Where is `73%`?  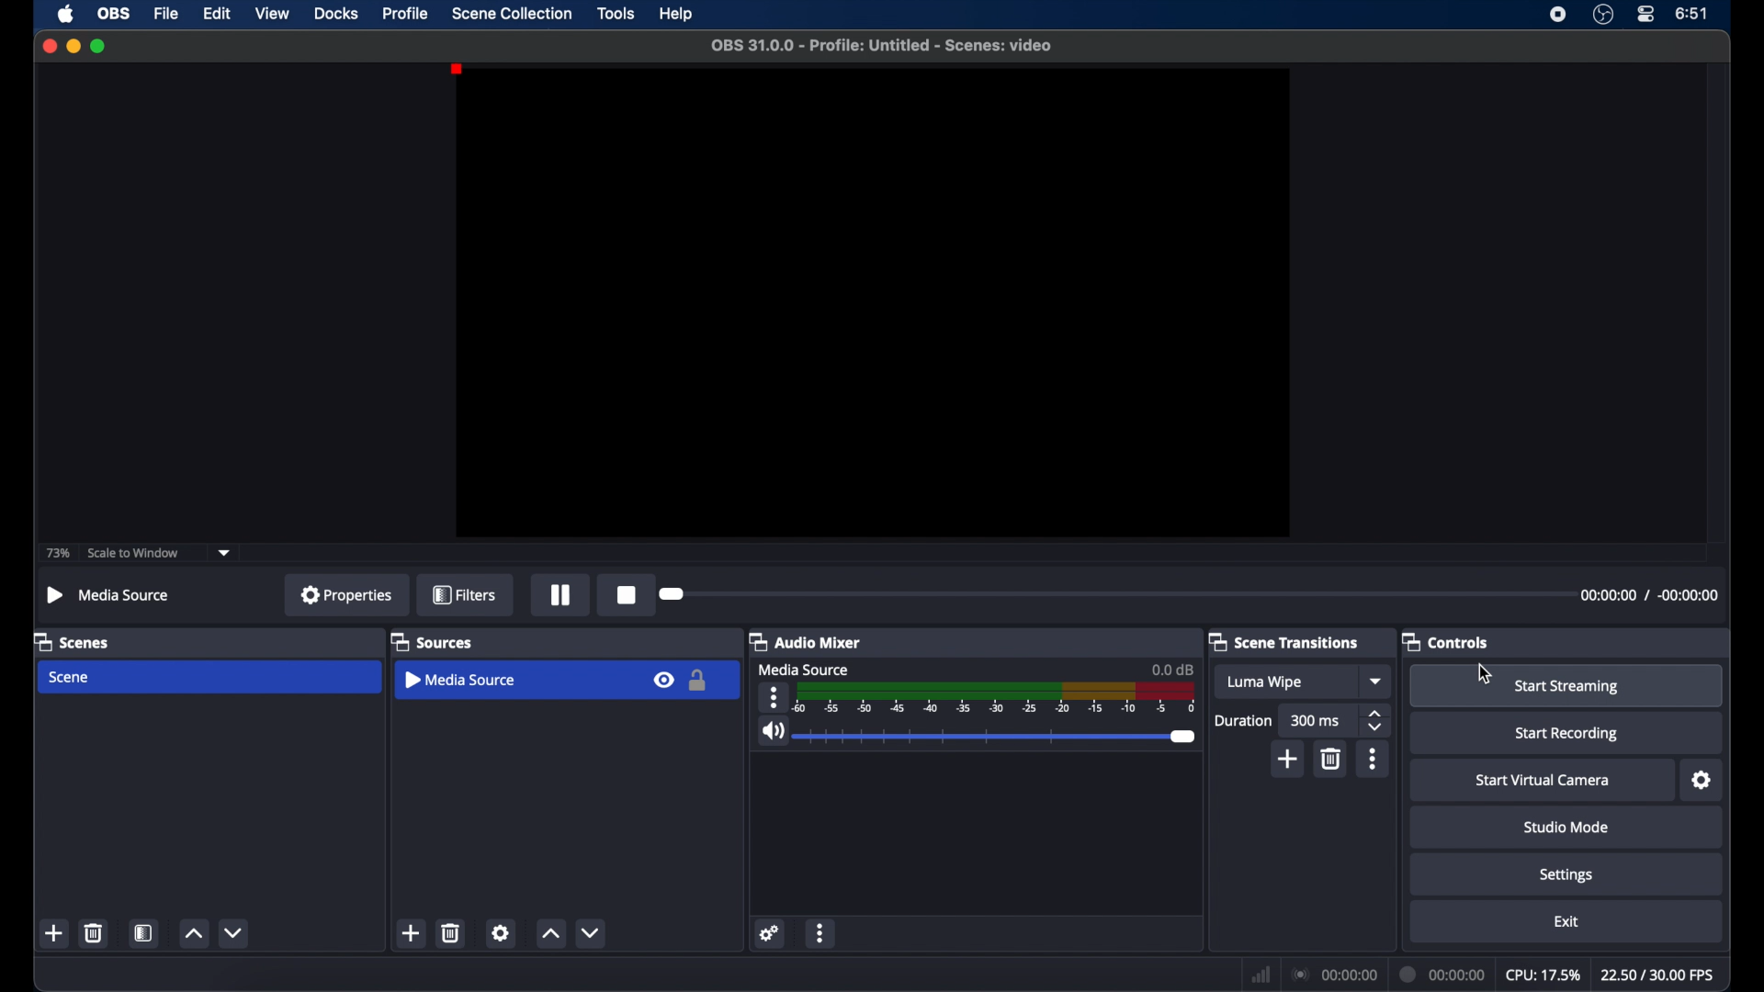
73% is located at coordinates (56, 554).